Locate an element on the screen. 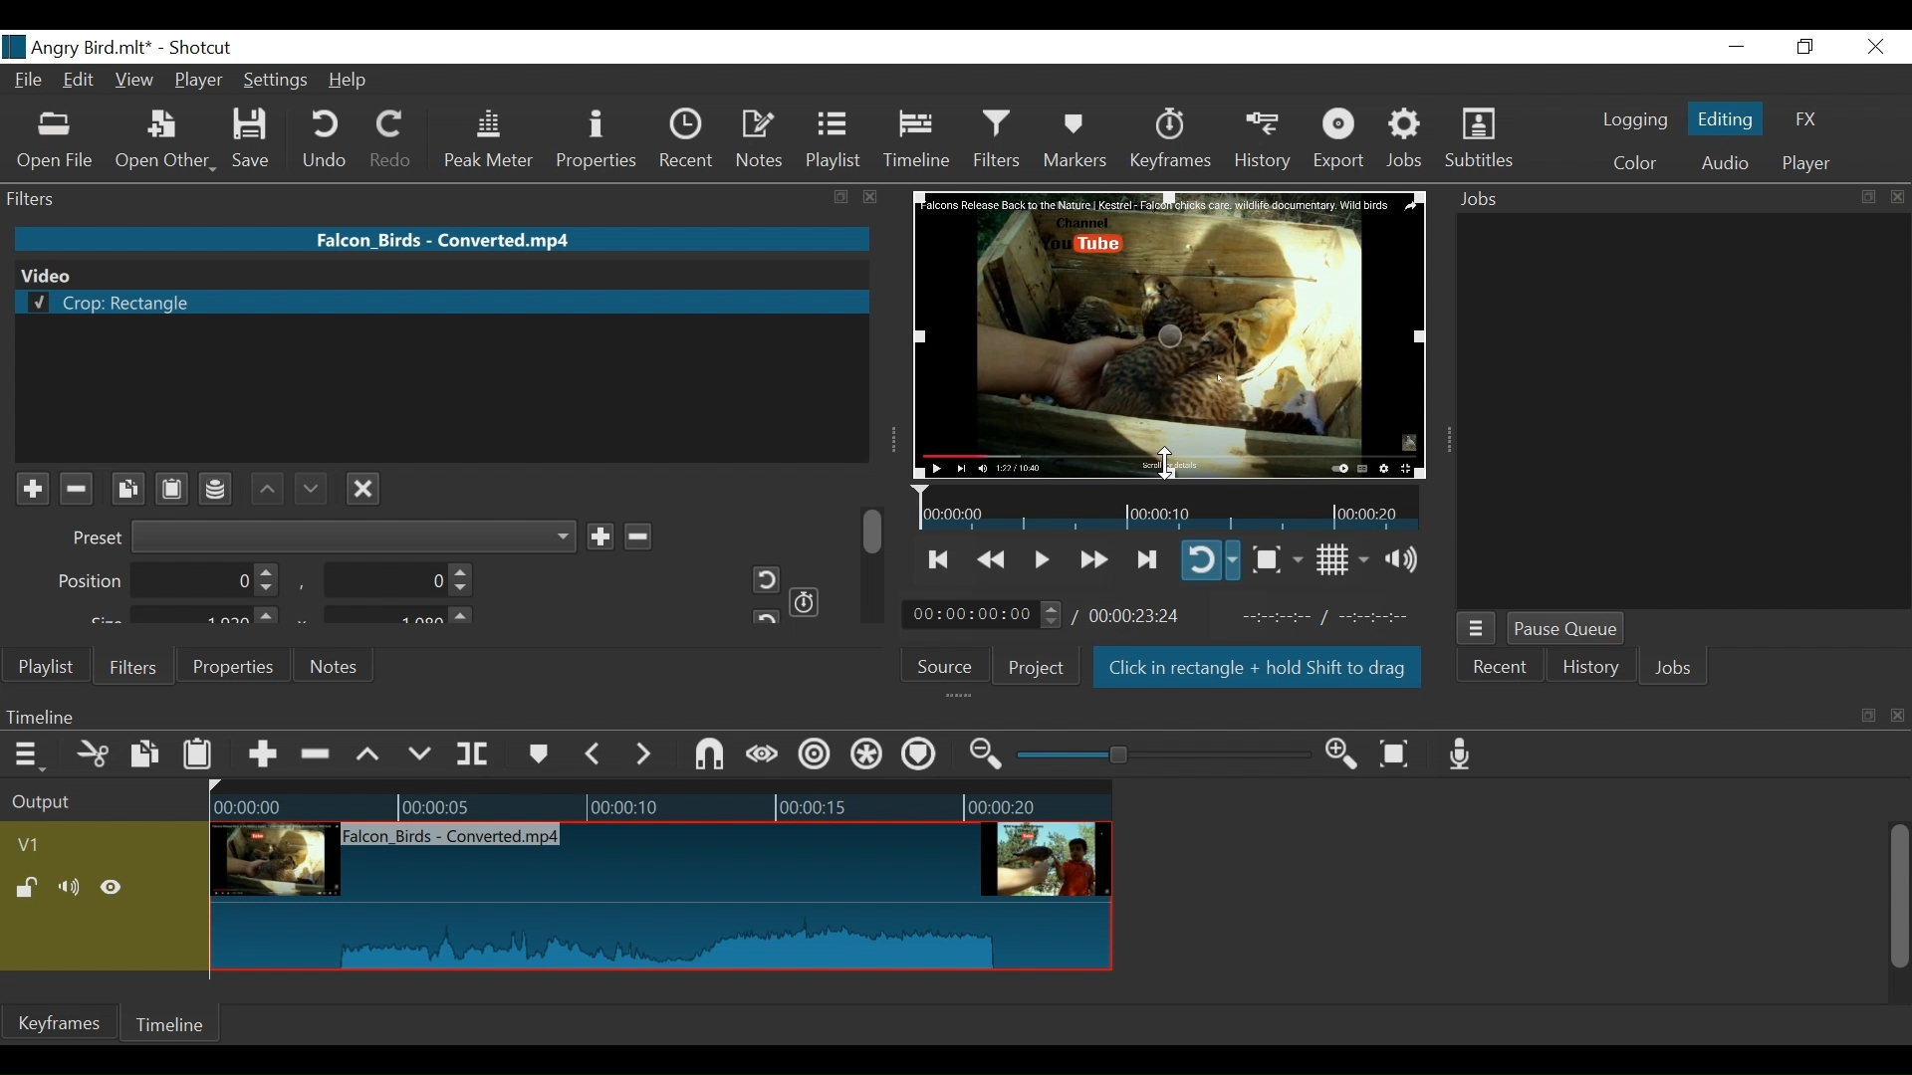 This screenshot has height=1075, width=1912. Copy is located at coordinates (127, 489).